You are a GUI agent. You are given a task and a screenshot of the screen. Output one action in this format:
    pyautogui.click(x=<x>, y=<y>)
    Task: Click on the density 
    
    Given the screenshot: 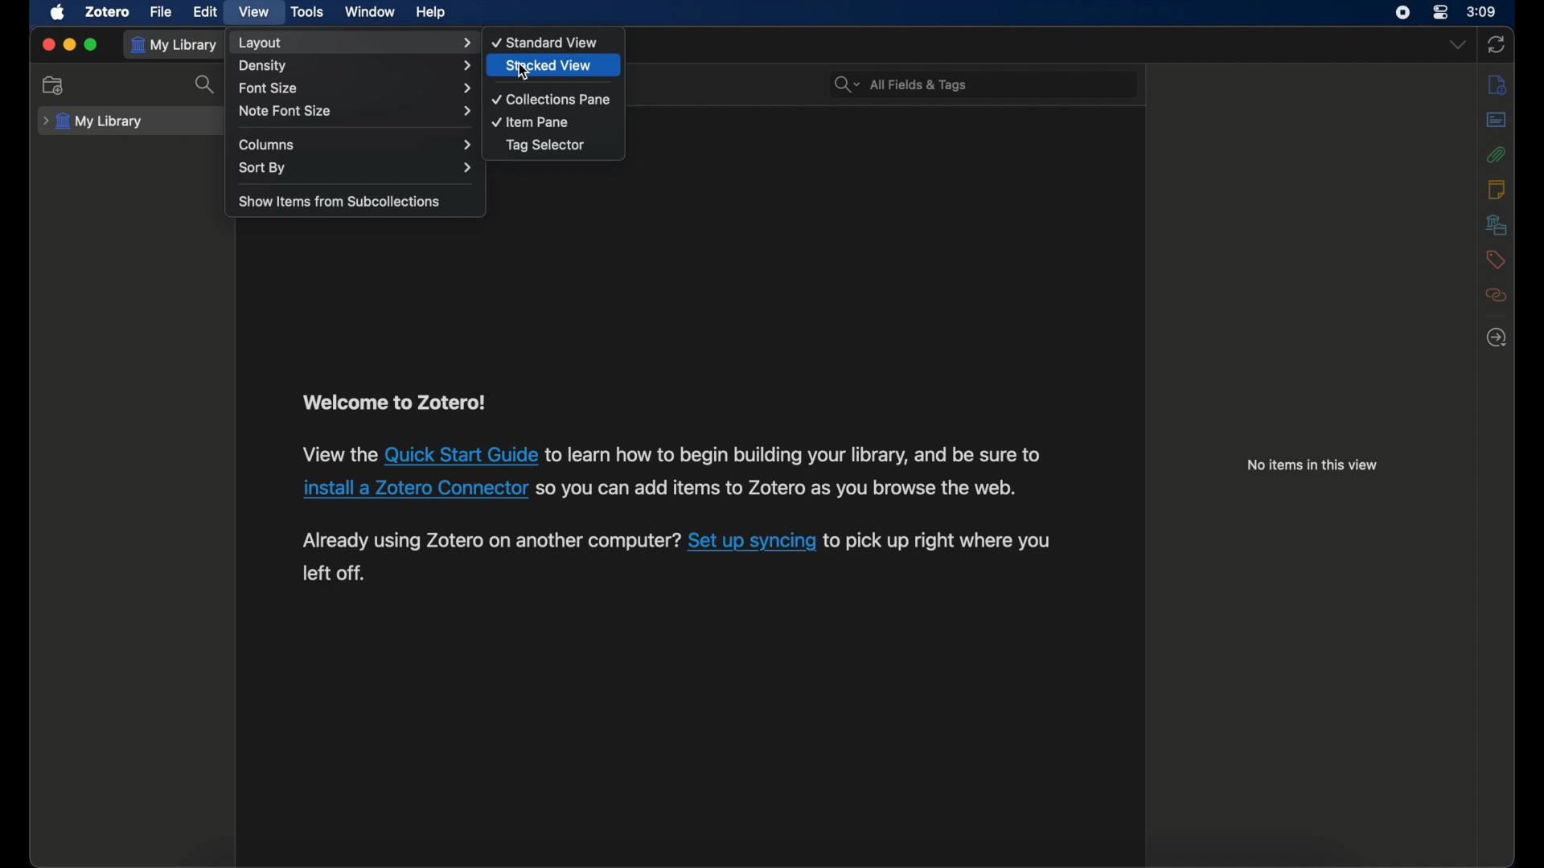 What is the action you would take?
    pyautogui.click(x=357, y=66)
    